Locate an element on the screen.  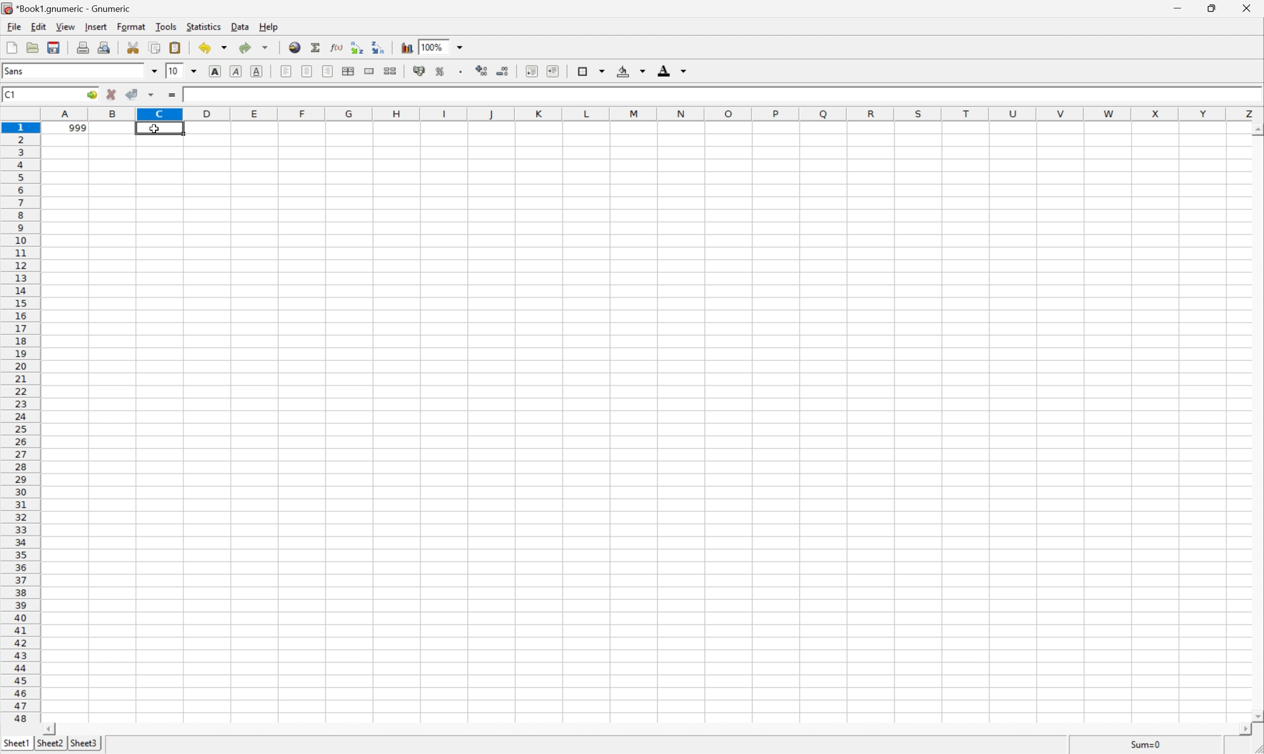
insert hyperlink is located at coordinates (294, 47).